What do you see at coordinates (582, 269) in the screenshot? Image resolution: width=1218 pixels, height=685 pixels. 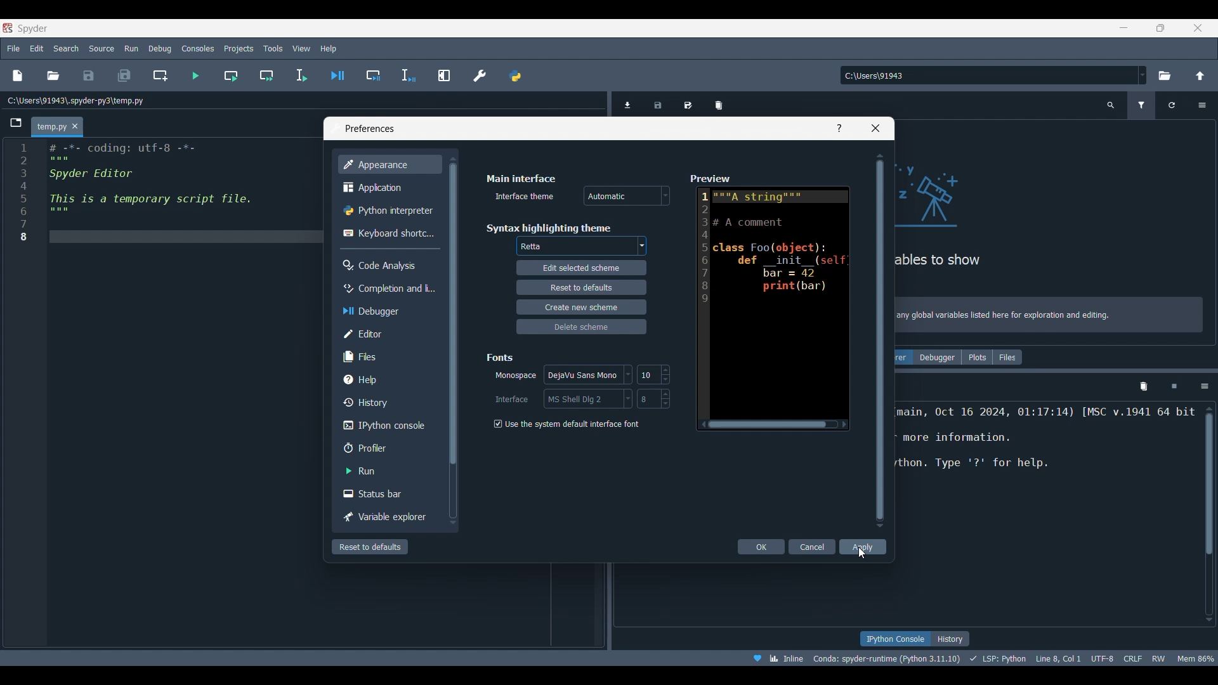 I see `edit selected theme` at bounding box center [582, 269].